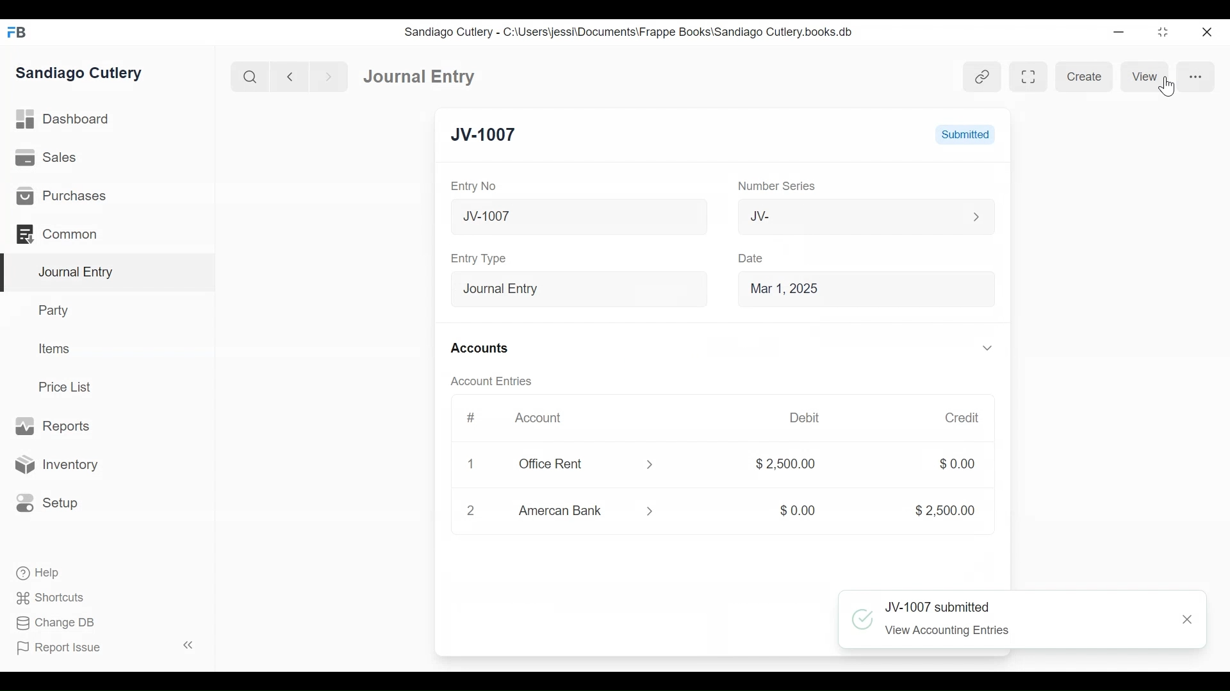  Describe the element at coordinates (107, 195) in the screenshot. I see `Purchases` at that location.